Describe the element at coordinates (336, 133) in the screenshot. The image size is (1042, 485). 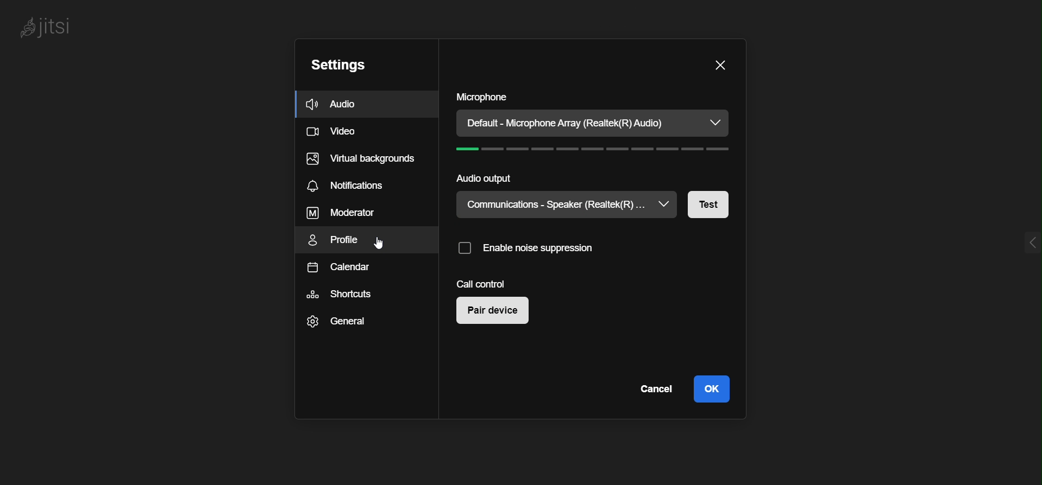
I see `video` at that location.